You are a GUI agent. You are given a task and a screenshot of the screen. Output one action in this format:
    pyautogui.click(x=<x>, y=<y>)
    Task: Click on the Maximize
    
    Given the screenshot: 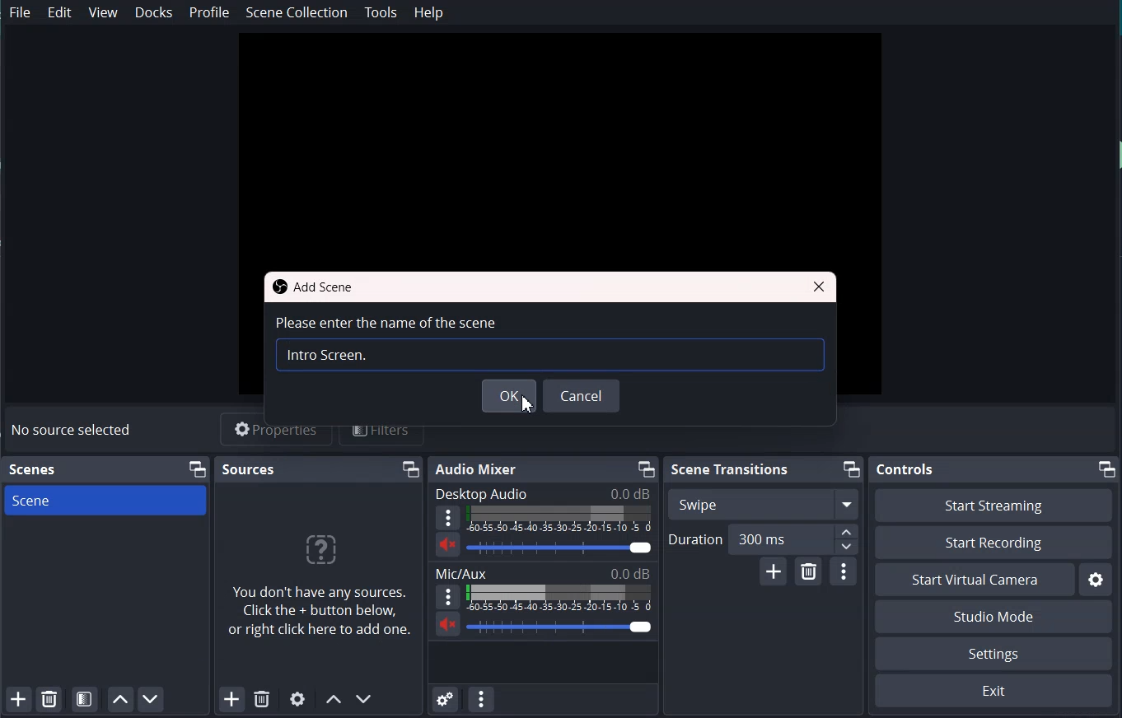 What is the action you would take?
    pyautogui.click(x=1108, y=469)
    